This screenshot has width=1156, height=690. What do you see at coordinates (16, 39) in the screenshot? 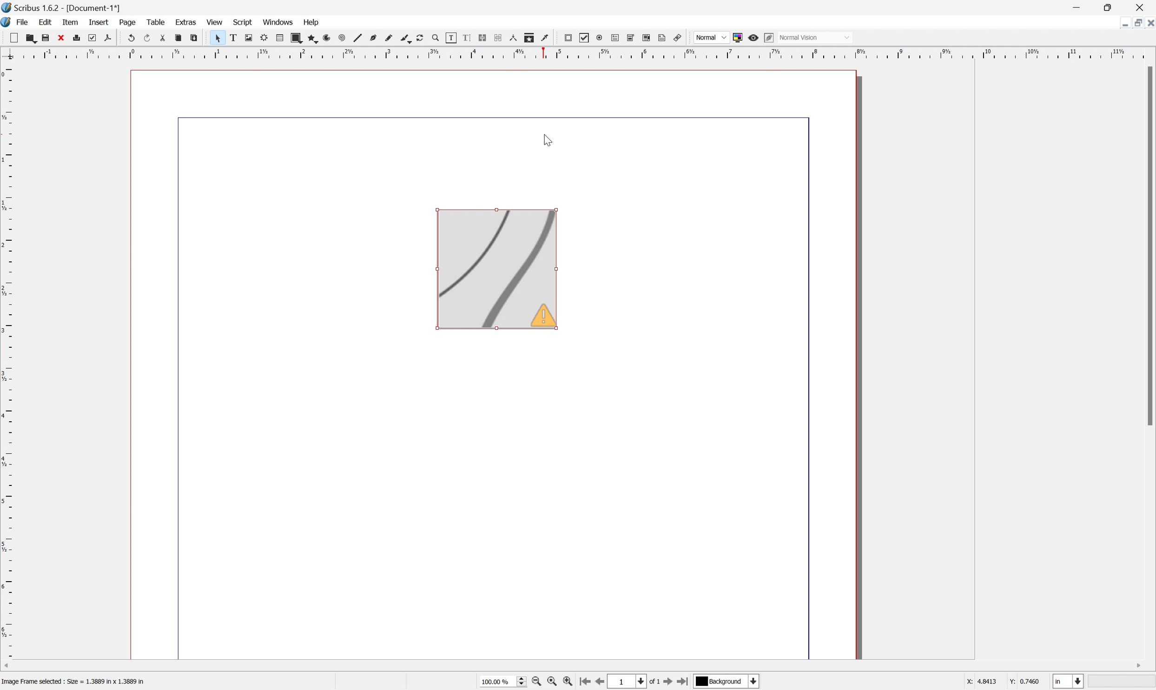
I see `New` at bounding box center [16, 39].